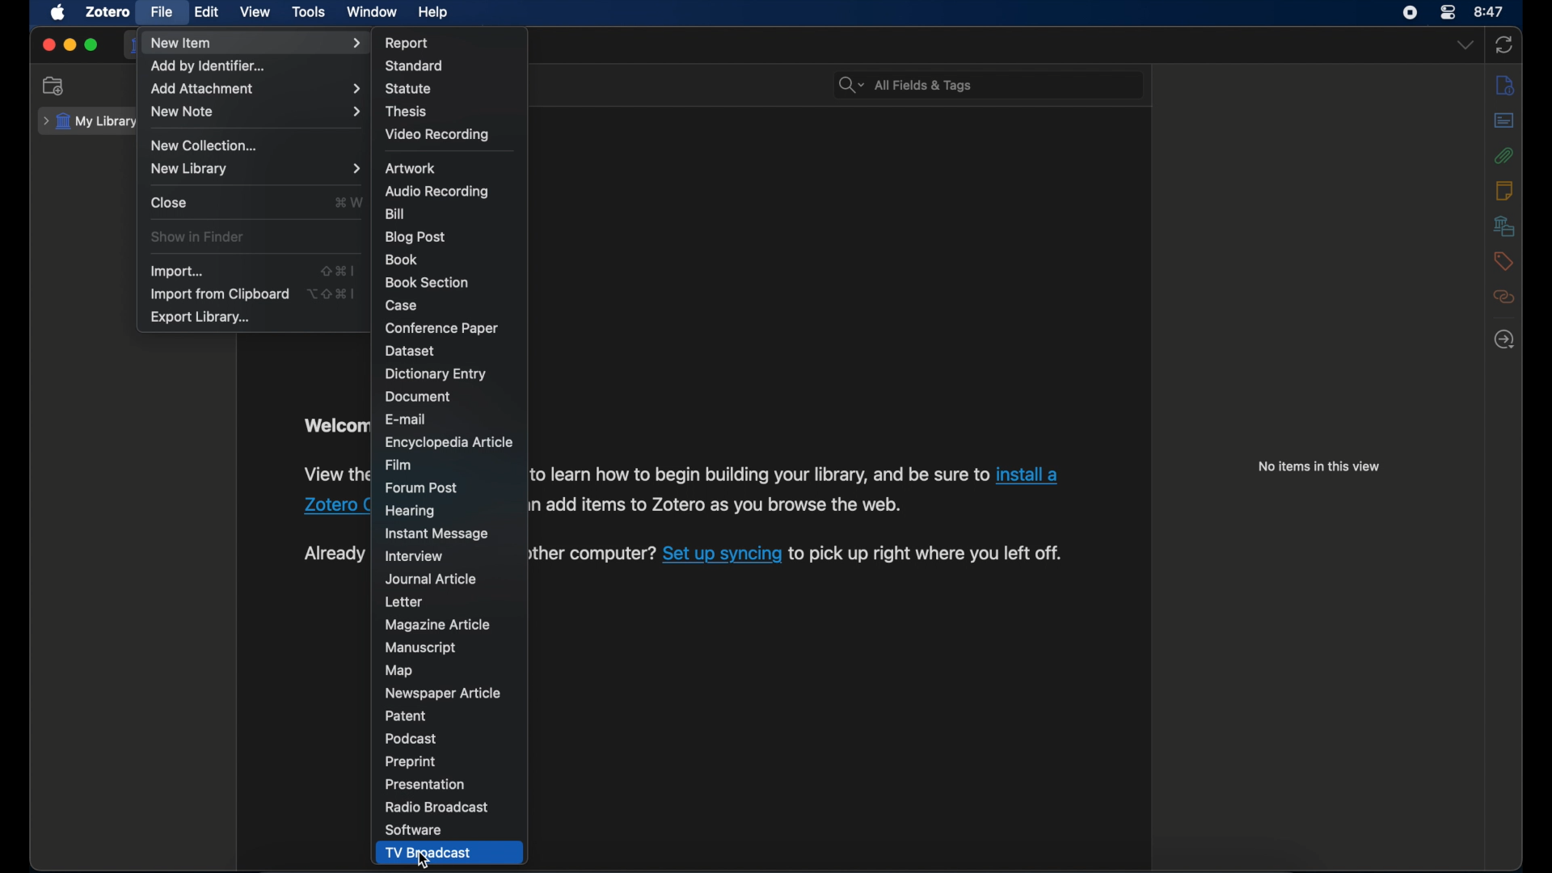 This screenshot has height=873, width=1552. Describe the element at coordinates (420, 647) in the screenshot. I see `manuscript` at that location.